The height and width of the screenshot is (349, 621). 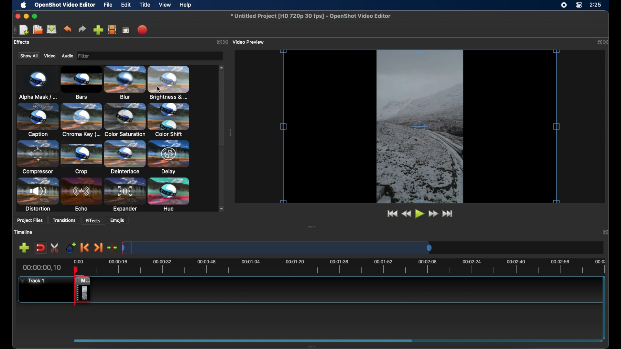 What do you see at coordinates (433, 214) in the screenshot?
I see `fast for` at bounding box center [433, 214].